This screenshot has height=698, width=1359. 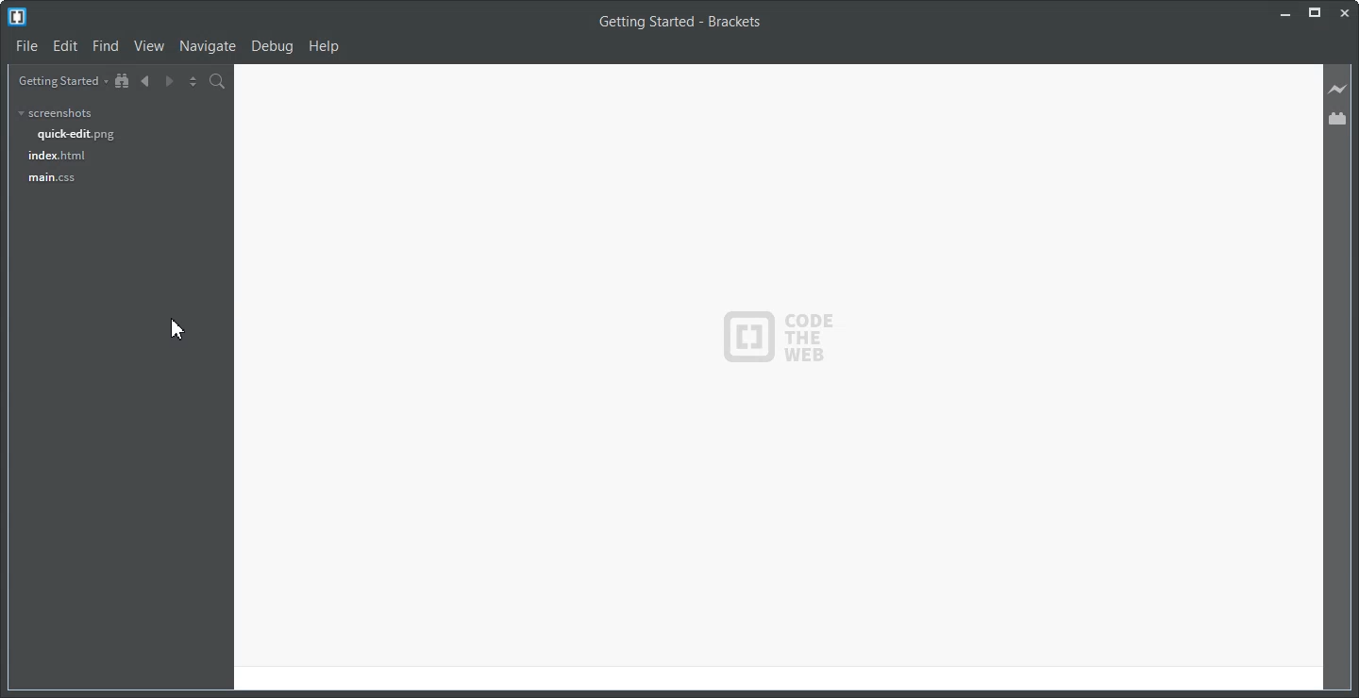 What do you see at coordinates (1287, 11) in the screenshot?
I see `Minimize` at bounding box center [1287, 11].